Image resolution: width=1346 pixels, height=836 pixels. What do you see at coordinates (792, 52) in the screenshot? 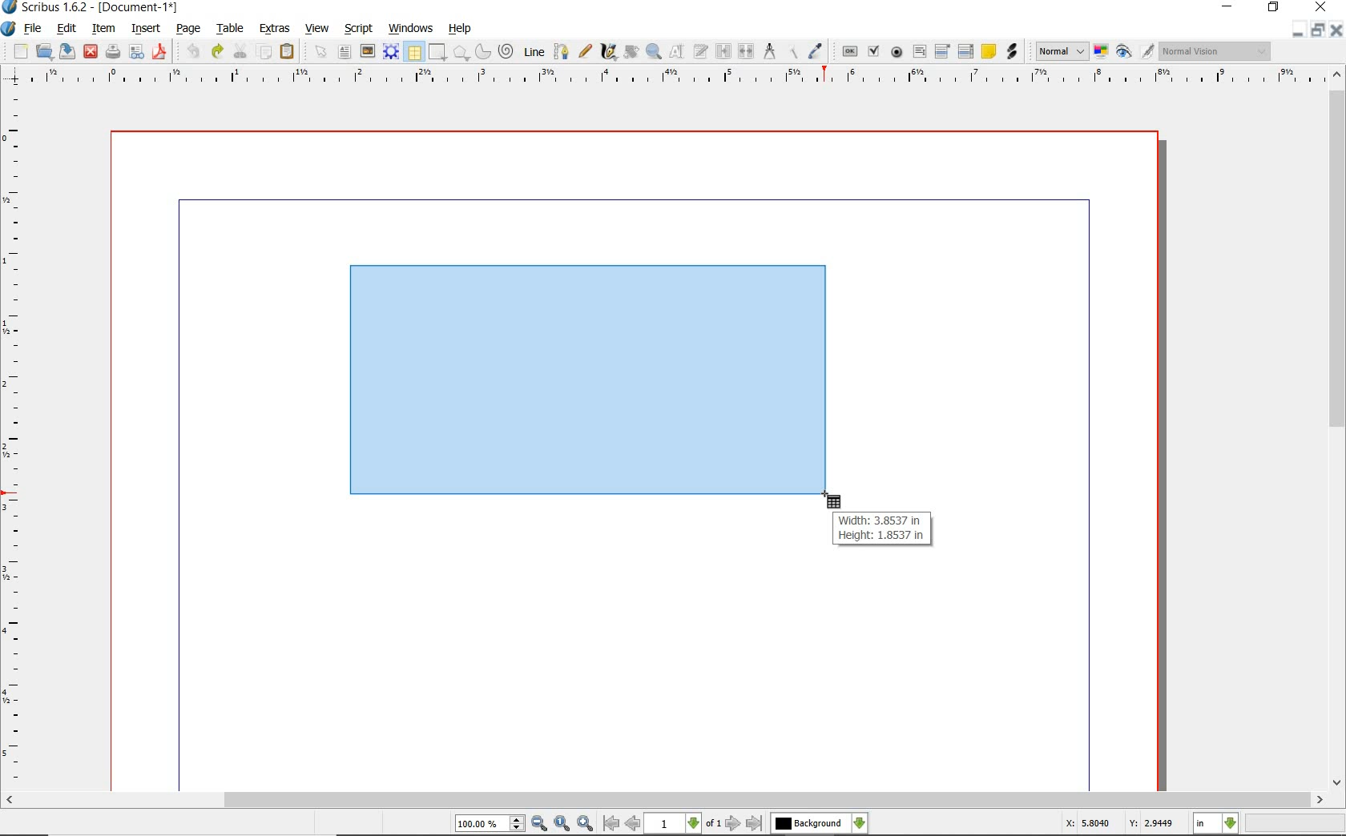
I see `copy item properties` at bounding box center [792, 52].